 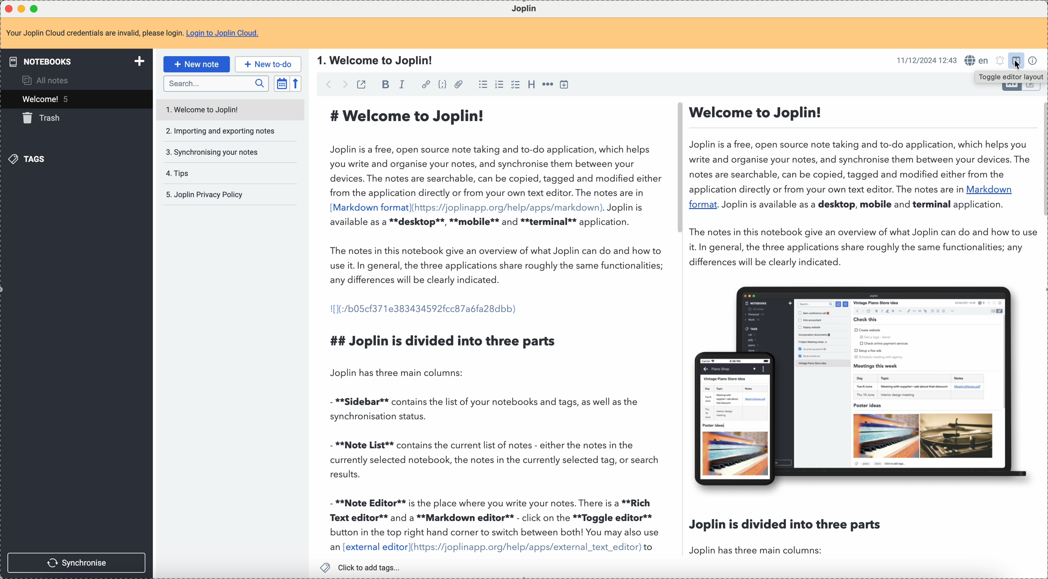 What do you see at coordinates (325, 85) in the screenshot?
I see `back` at bounding box center [325, 85].